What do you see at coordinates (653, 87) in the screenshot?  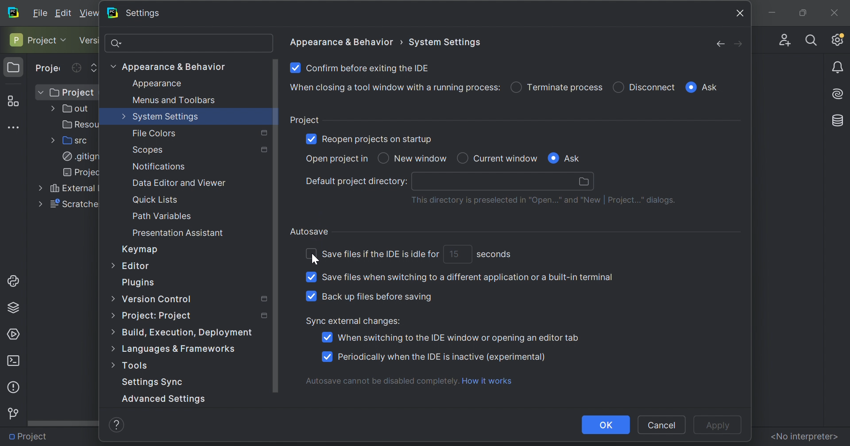 I see `Disconnect` at bounding box center [653, 87].